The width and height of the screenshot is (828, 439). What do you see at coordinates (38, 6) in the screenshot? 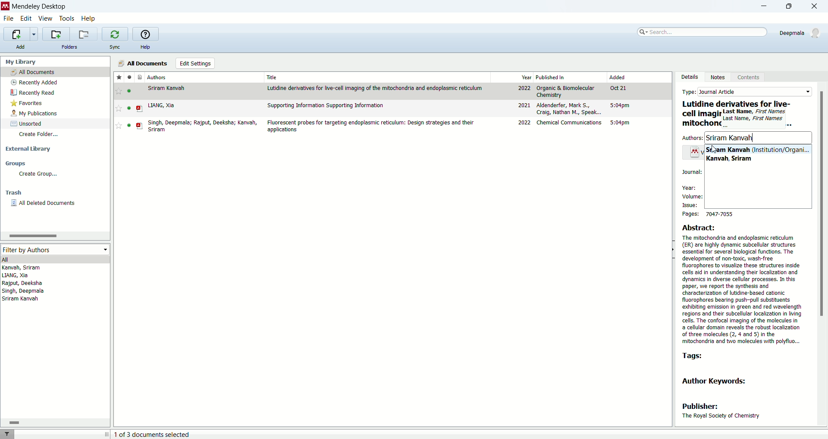
I see `mendeley desktop` at bounding box center [38, 6].